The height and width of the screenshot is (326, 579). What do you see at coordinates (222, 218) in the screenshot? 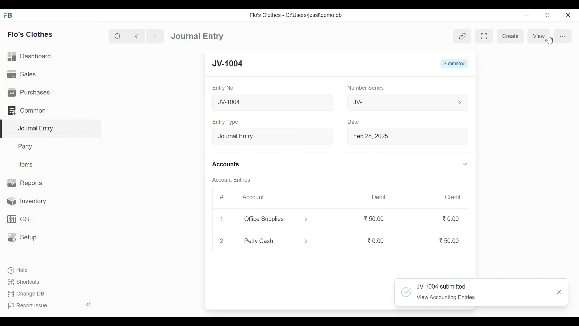
I see `1` at bounding box center [222, 218].